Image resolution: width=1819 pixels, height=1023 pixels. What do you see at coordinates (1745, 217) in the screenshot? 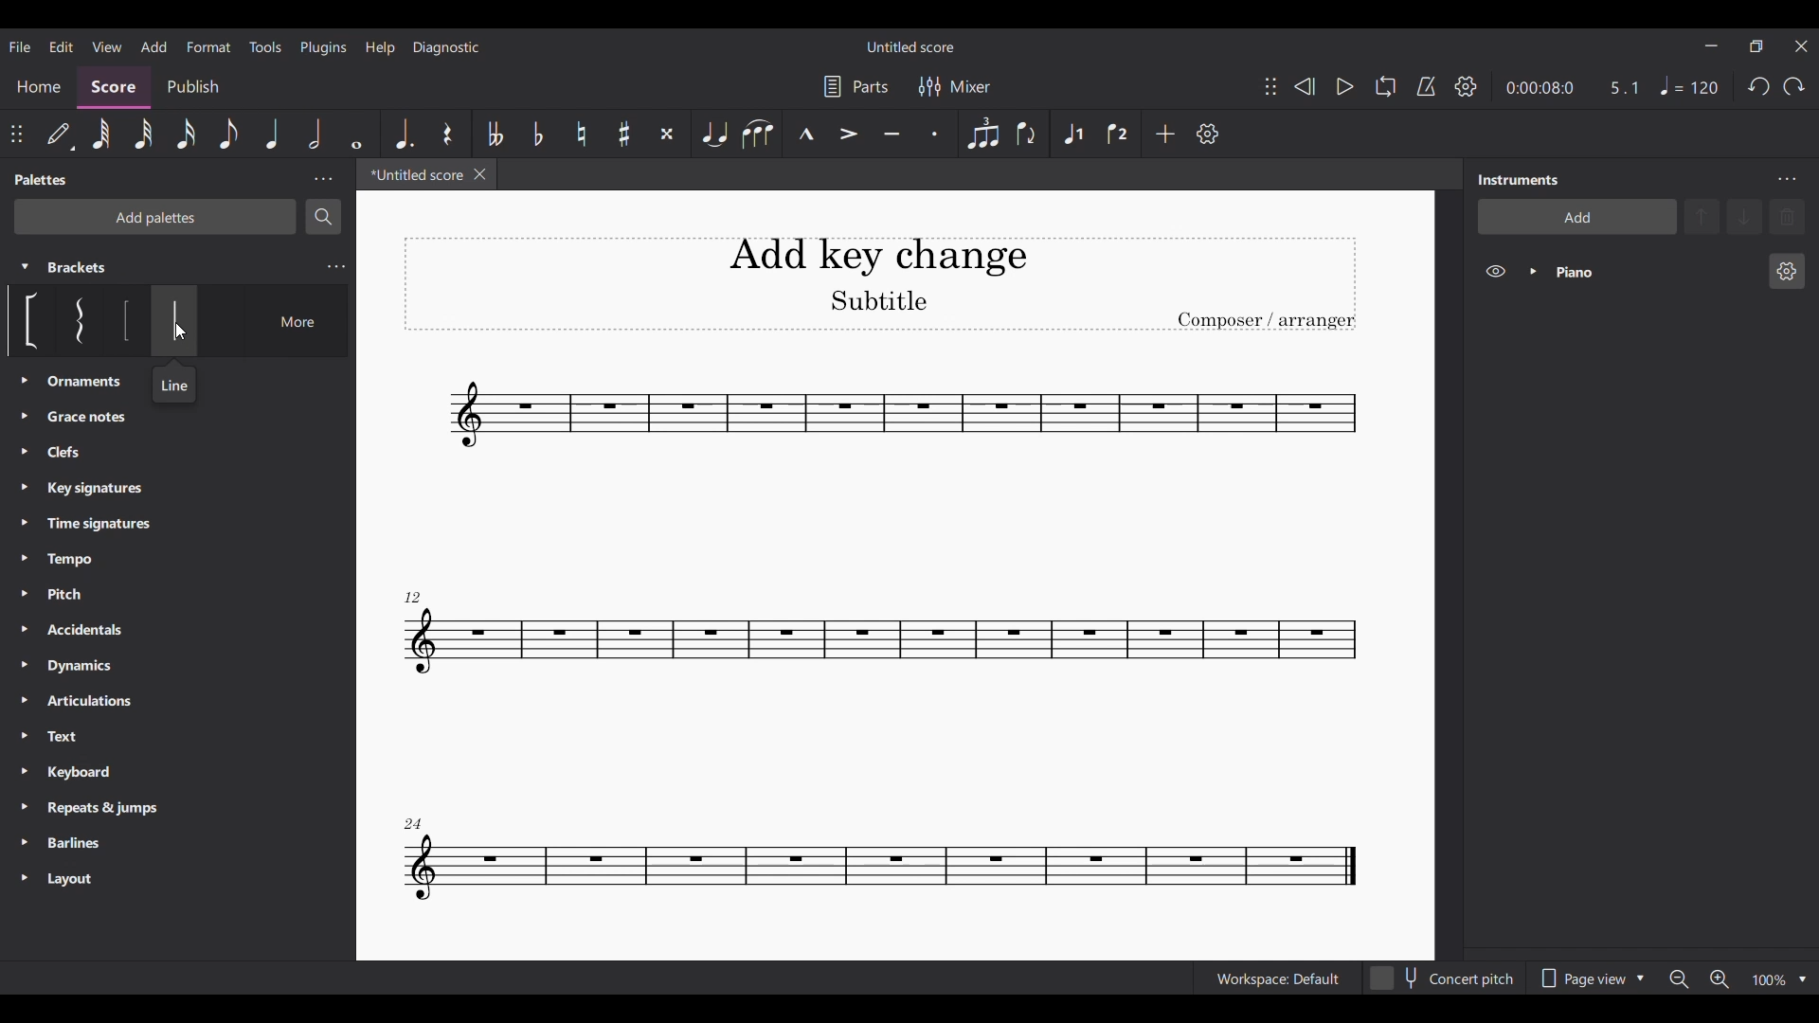
I see `Move down` at bounding box center [1745, 217].